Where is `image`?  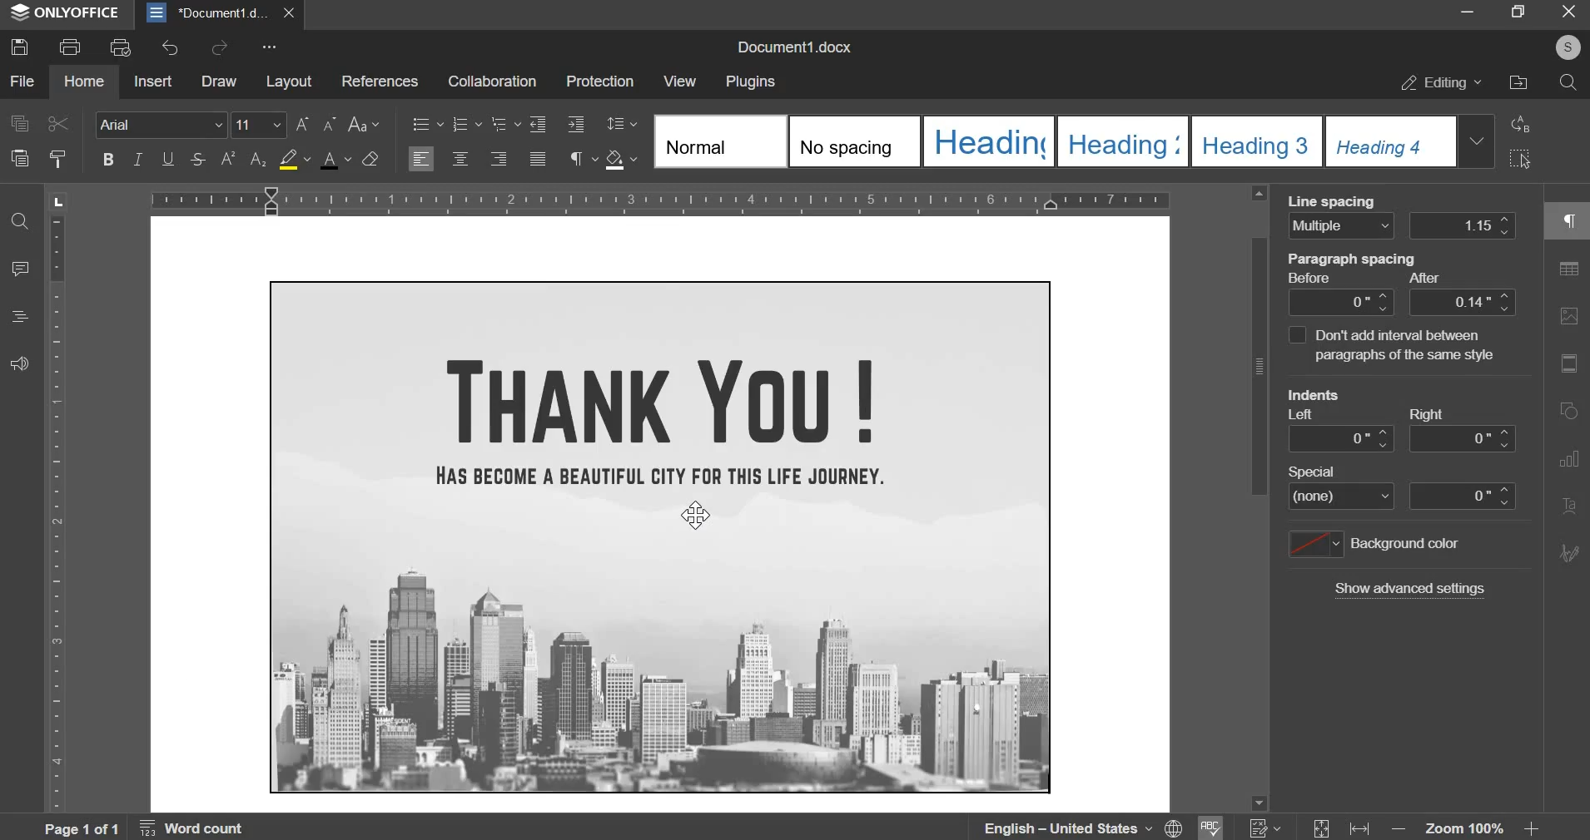 image is located at coordinates (661, 536).